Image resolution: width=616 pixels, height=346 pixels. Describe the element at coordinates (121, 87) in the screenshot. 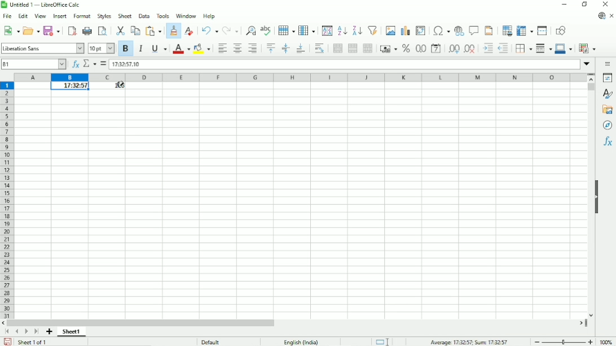

I see `cursor` at that location.